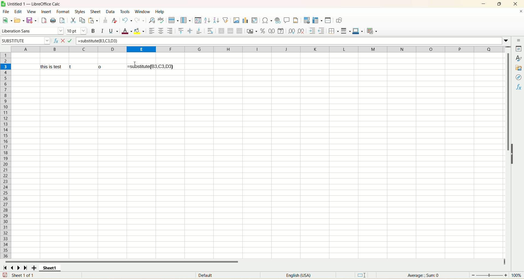 Image resolution: width=524 pixels, height=279 pixels. Describe the element at coordinates (286, 20) in the screenshot. I see `insert comment` at that location.